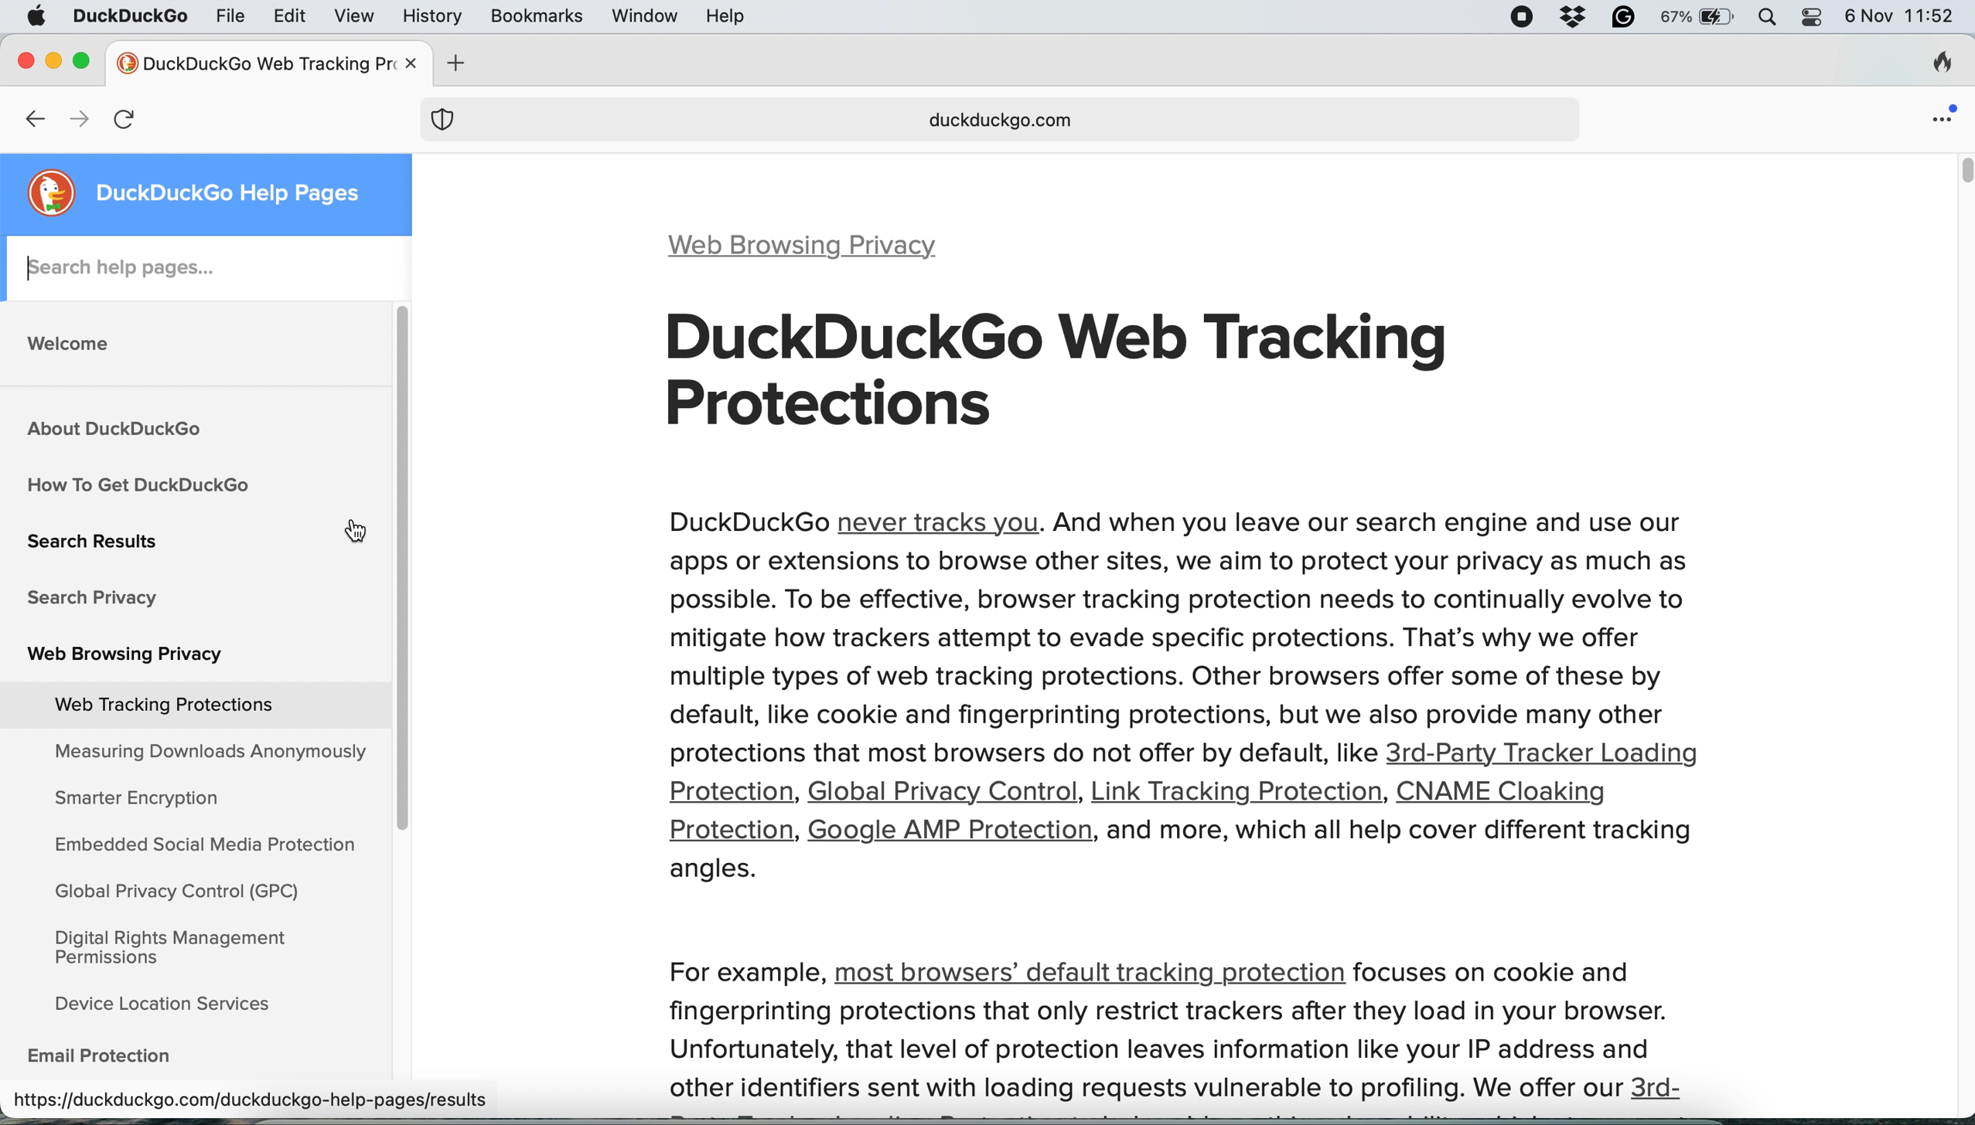 The height and width of the screenshot is (1125, 1975). What do you see at coordinates (20, 117) in the screenshot?
I see `go back` at bounding box center [20, 117].